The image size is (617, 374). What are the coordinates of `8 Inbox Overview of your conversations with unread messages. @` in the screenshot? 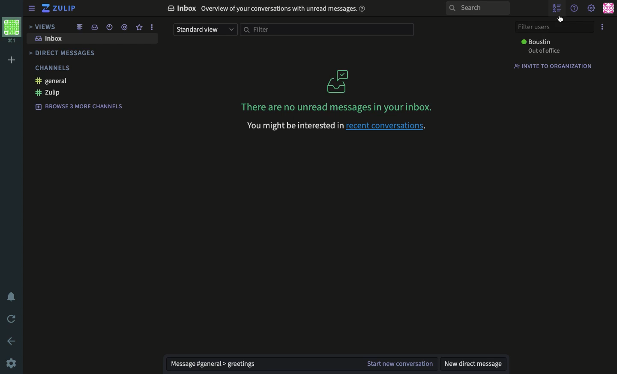 It's located at (266, 9).